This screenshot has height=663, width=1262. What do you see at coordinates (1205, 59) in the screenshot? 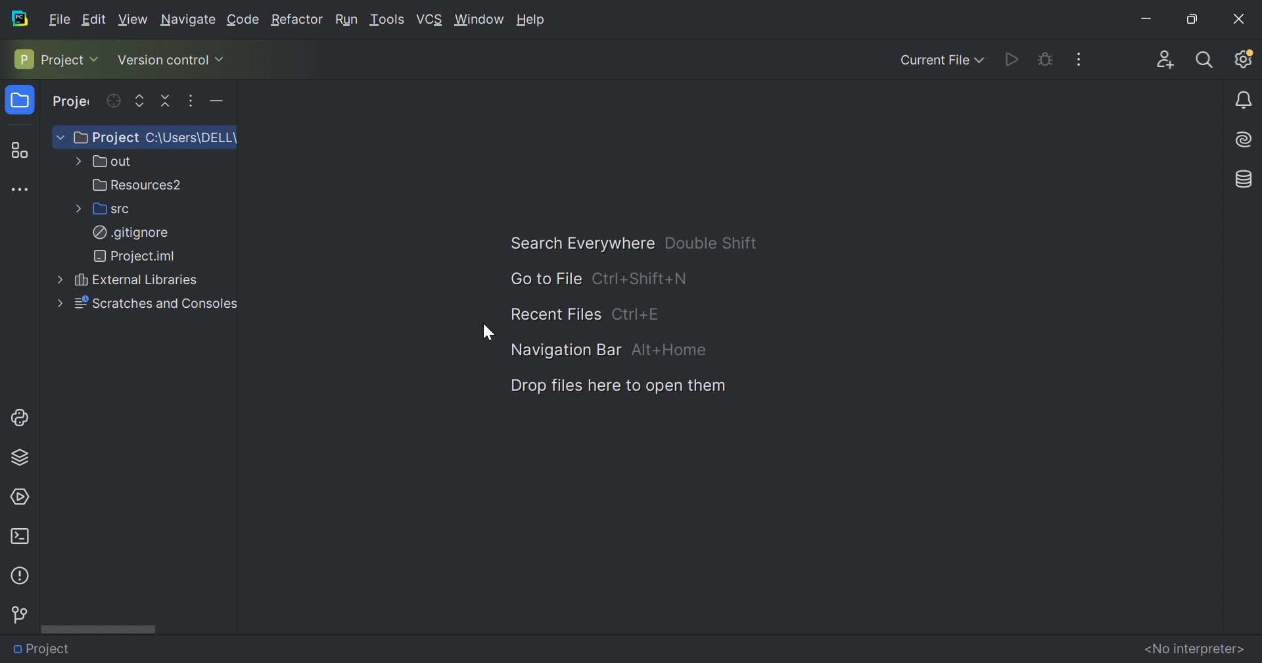
I see `Search Everywhere` at bounding box center [1205, 59].